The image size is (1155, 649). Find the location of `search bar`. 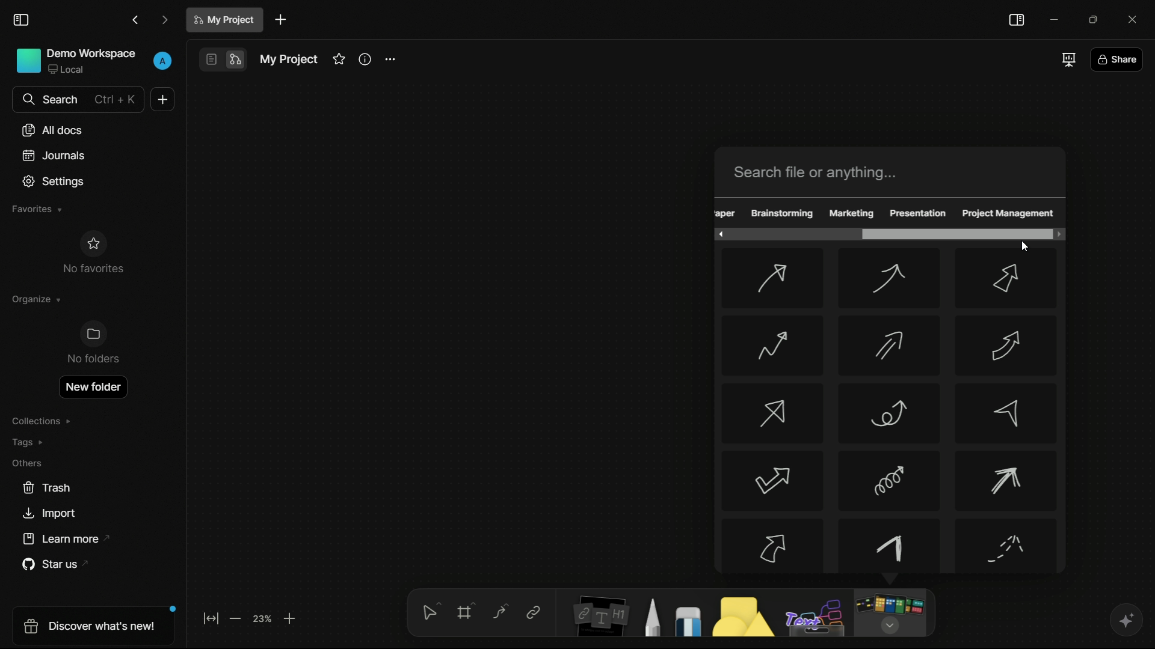

search bar is located at coordinates (893, 172).